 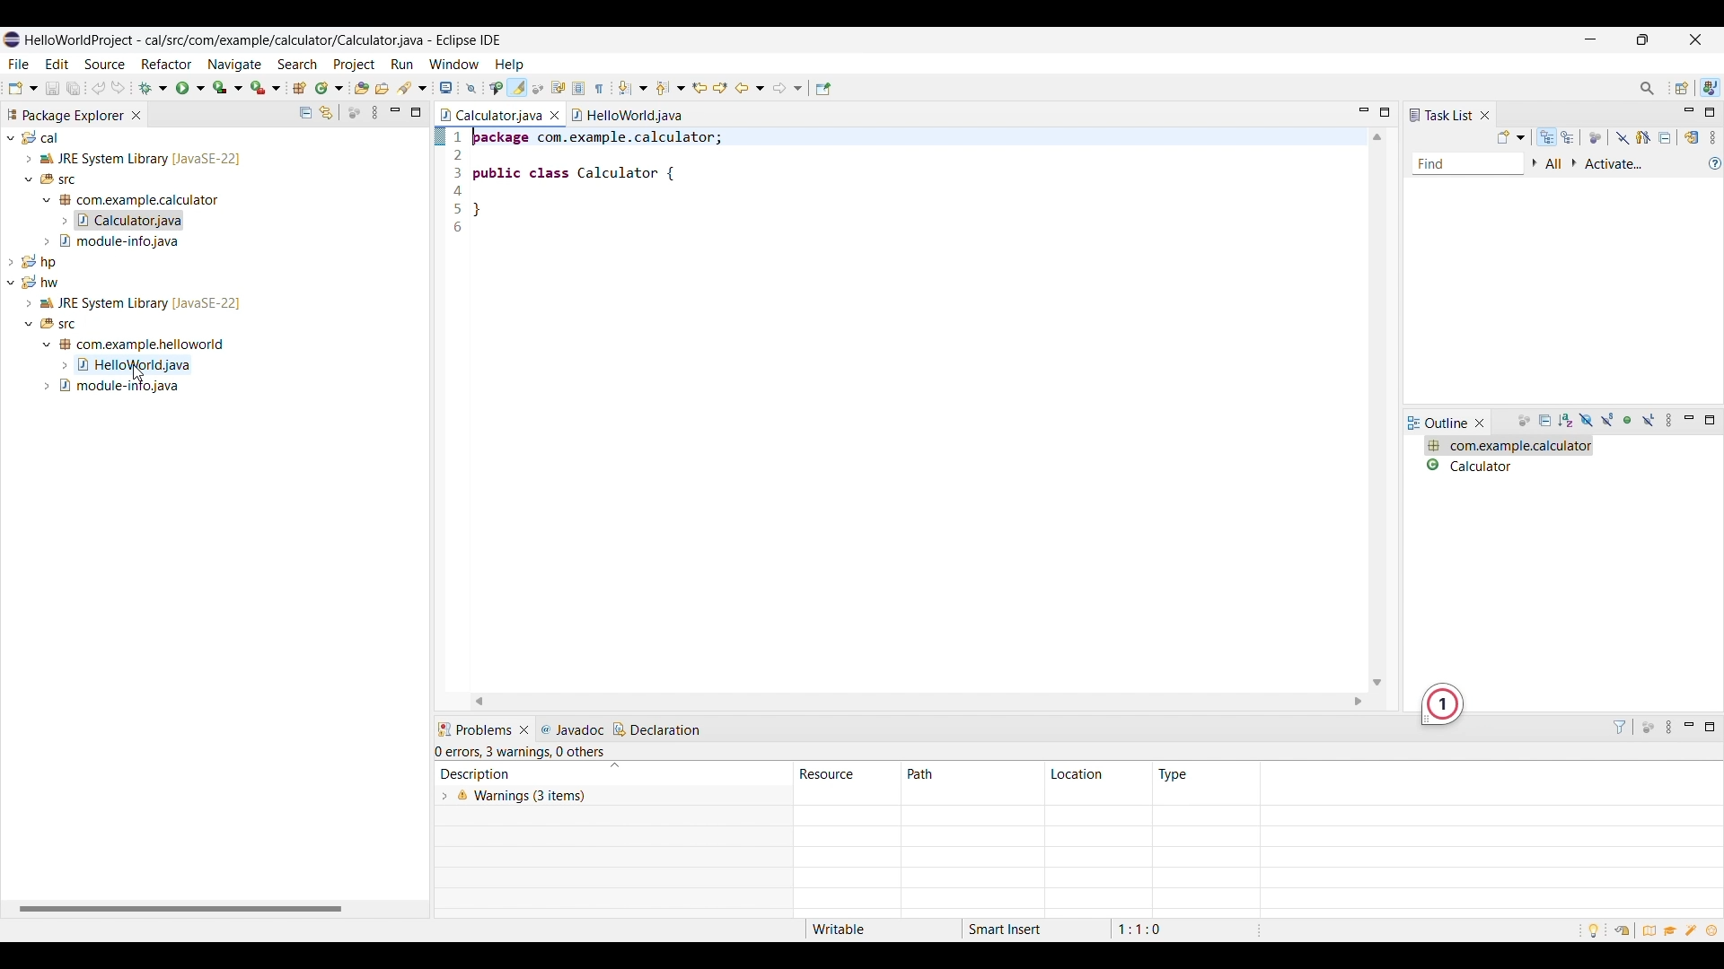 I want to click on Run options, so click(x=190, y=88).